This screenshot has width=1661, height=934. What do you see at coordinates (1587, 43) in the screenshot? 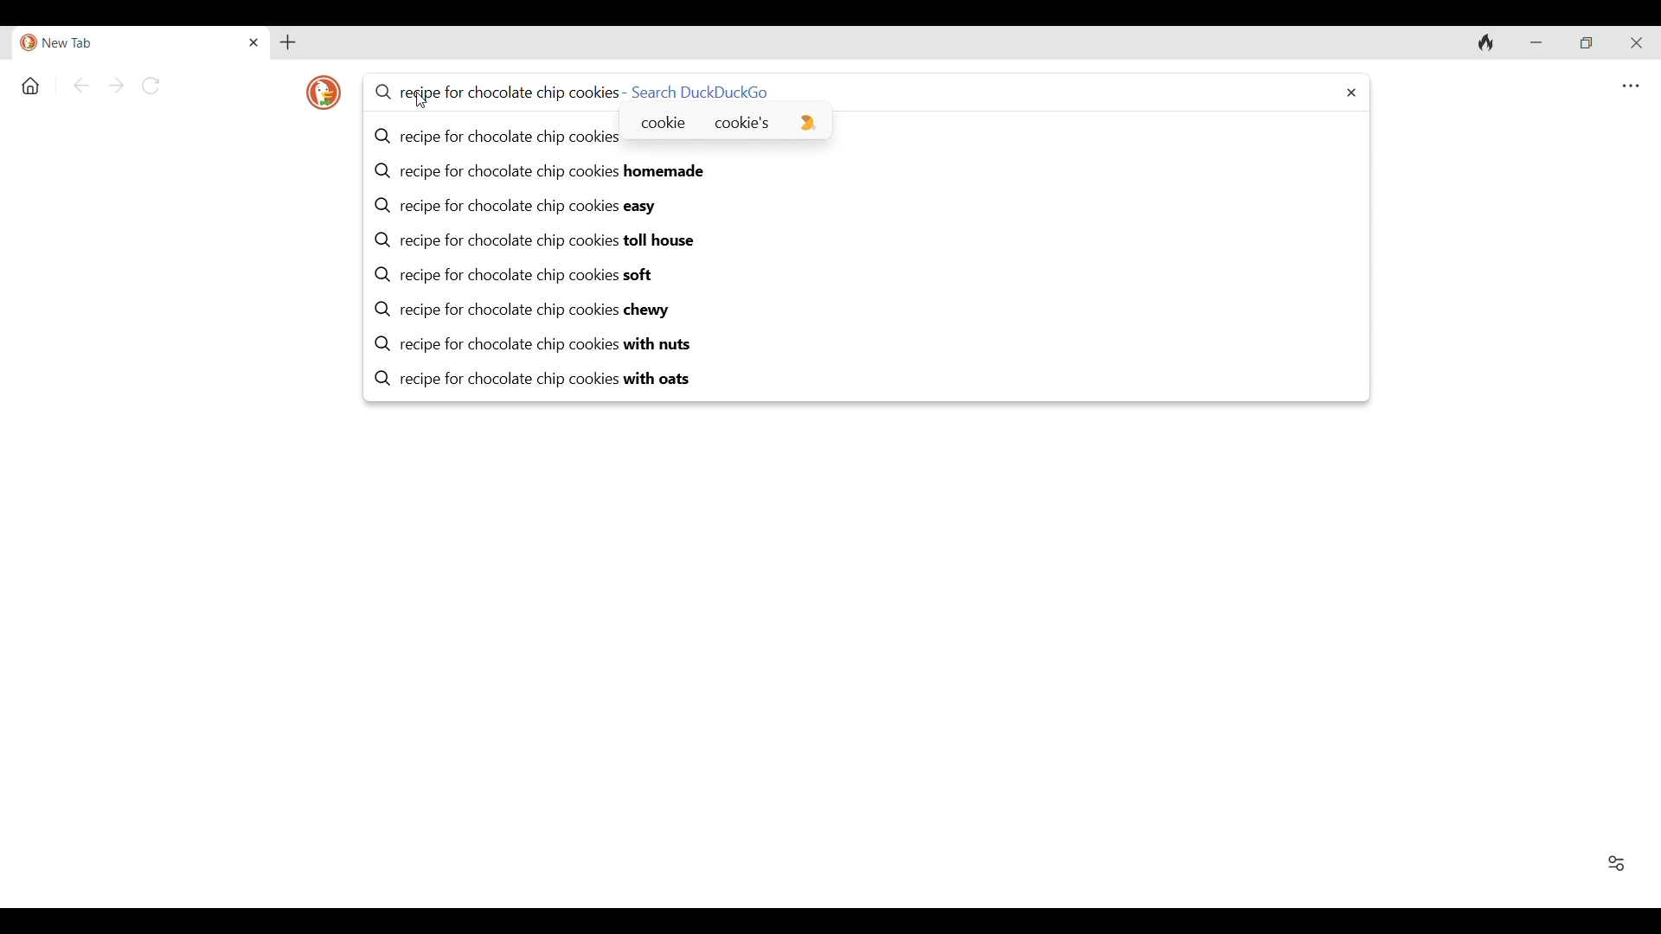
I see `Show interface in a smaller tab` at bounding box center [1587, 43].